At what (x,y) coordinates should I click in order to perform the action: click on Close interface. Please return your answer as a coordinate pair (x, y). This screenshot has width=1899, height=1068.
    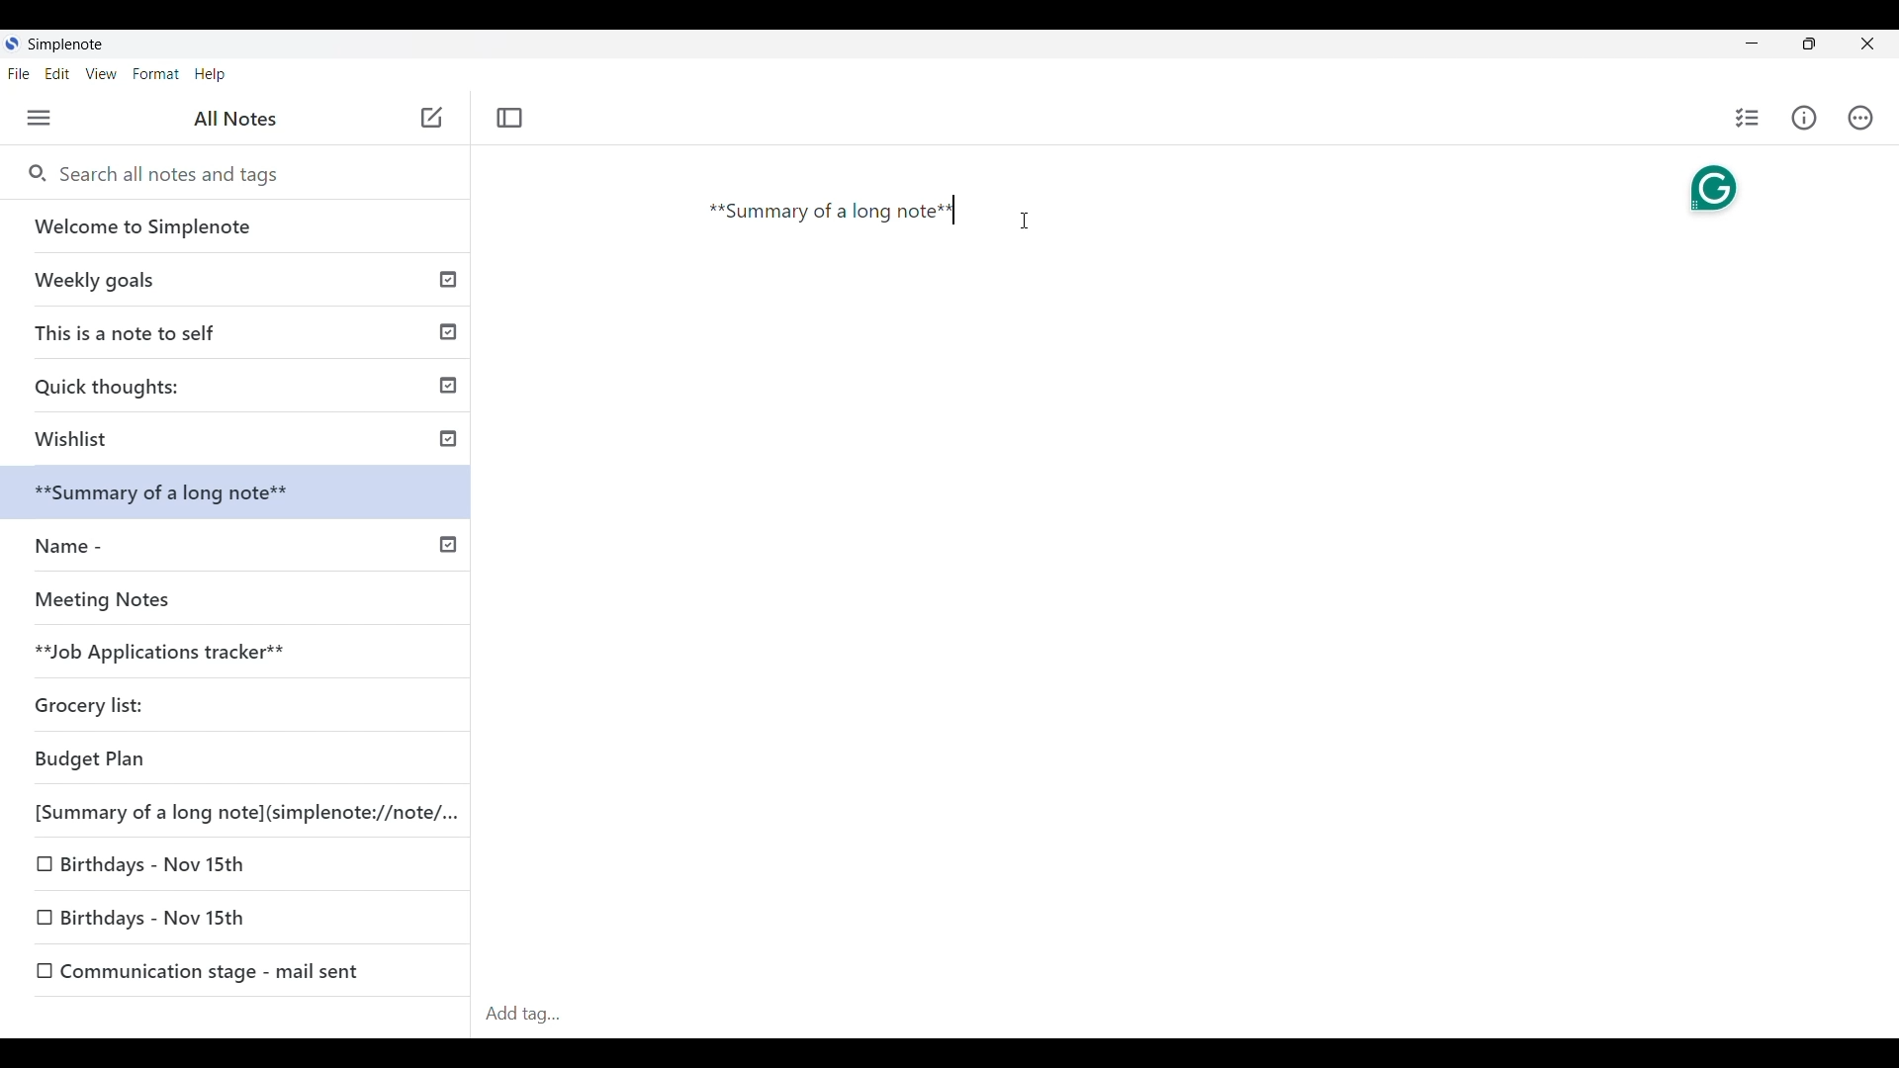
    Looking at the image, I should click on (1866, 44).